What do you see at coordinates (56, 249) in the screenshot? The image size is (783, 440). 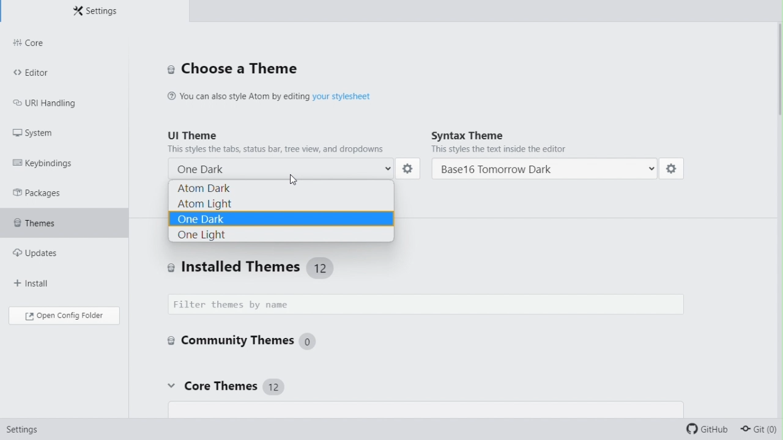 I see `updates` at bounding box center [56, 249].